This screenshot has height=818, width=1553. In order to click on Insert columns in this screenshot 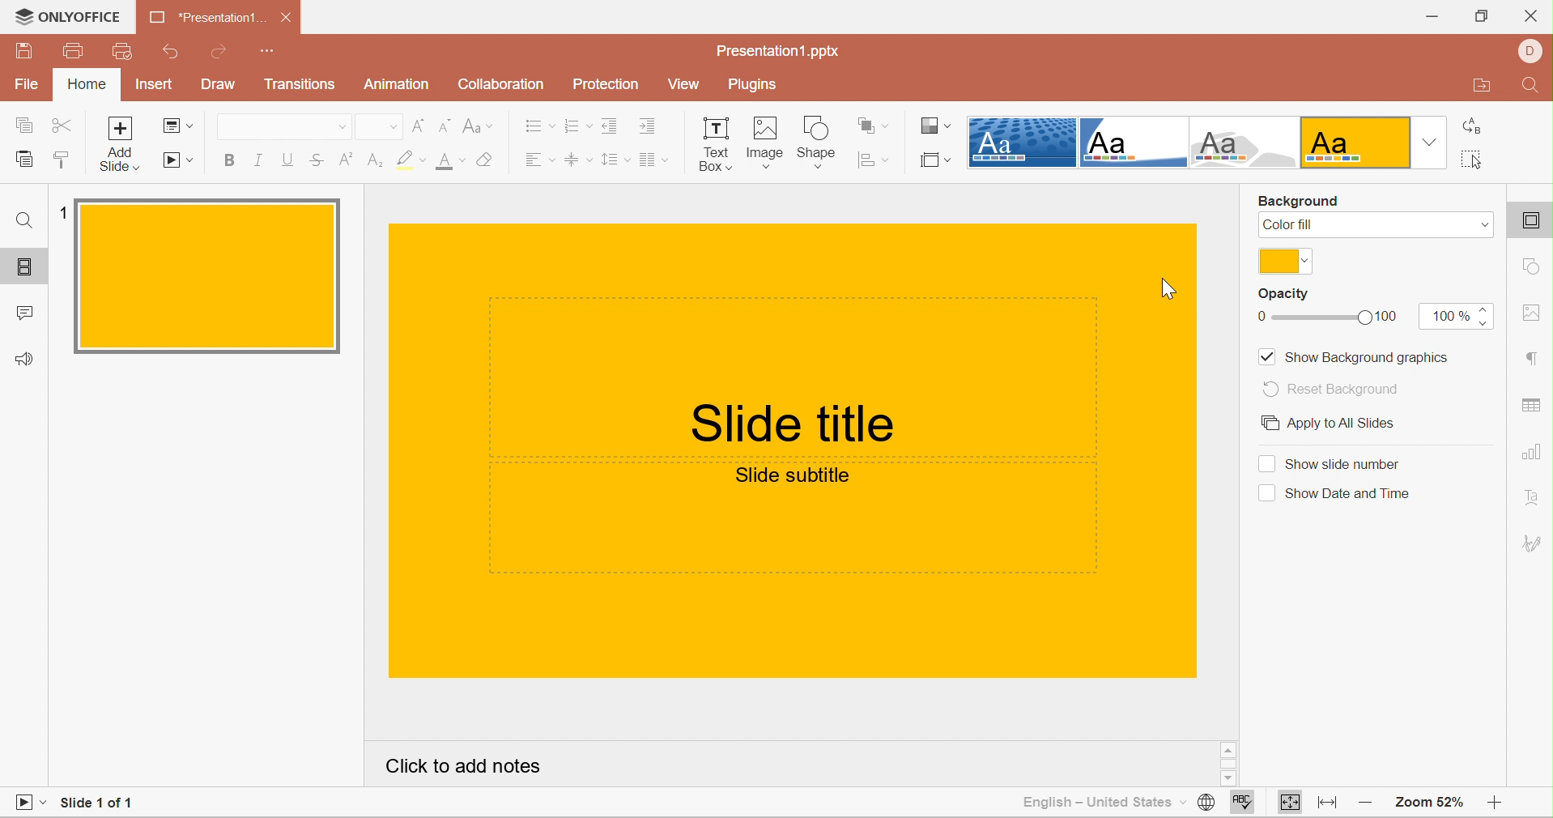, I will do `click(657, 160)`.